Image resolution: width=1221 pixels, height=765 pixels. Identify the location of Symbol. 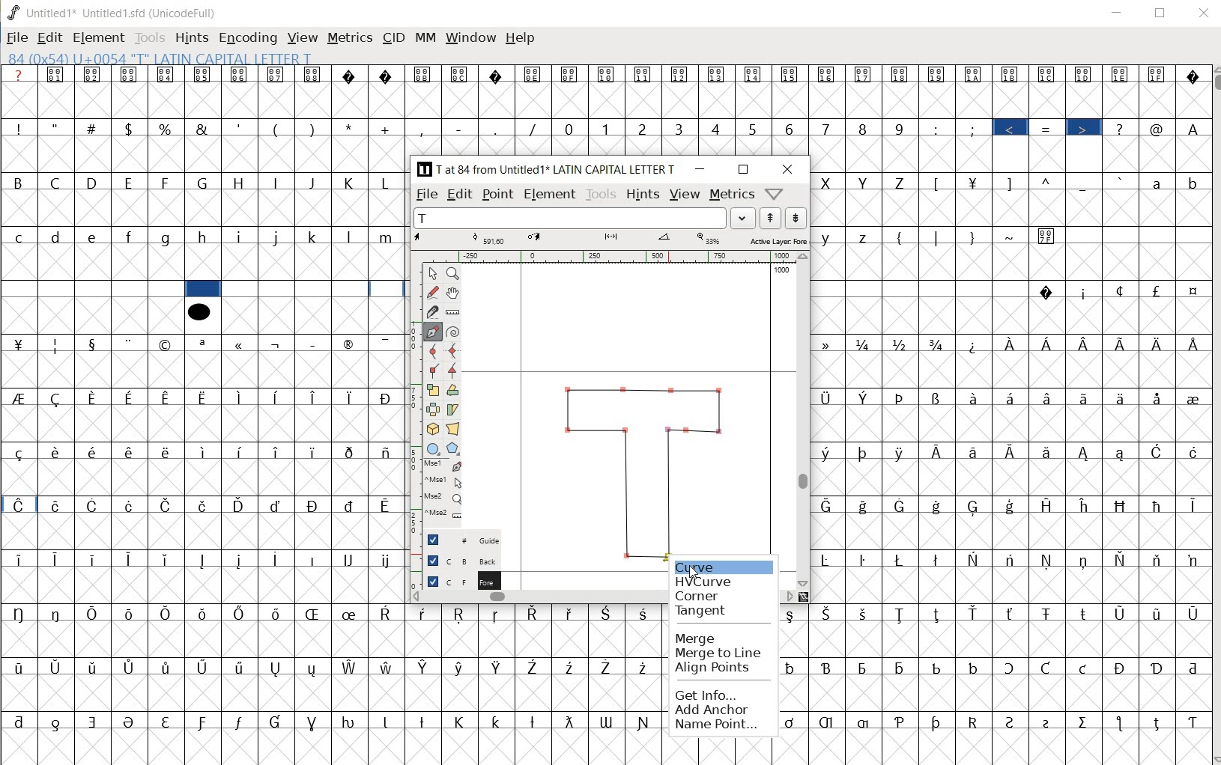
(1048, 612).